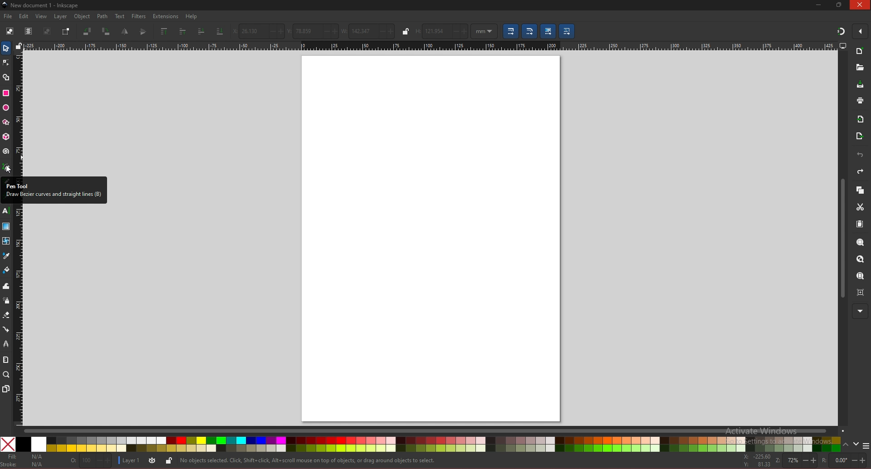 This screenshot has width=871, height=469. Describe the element at coordinates (125, 31) in the screenshot. I see `flip horizontal` at that location.